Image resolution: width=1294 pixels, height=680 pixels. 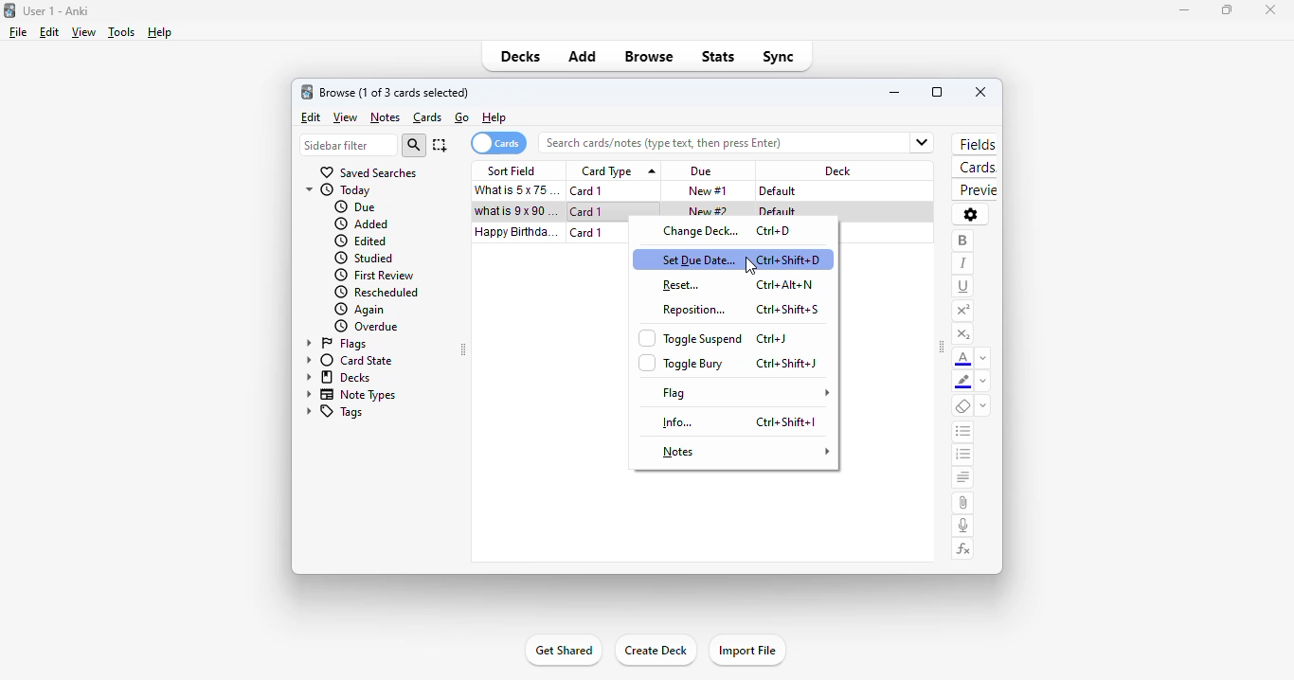 What do you see at coordinates (977, 190) in the screenshot?
I see `preview` at bounding box center [977, 190].